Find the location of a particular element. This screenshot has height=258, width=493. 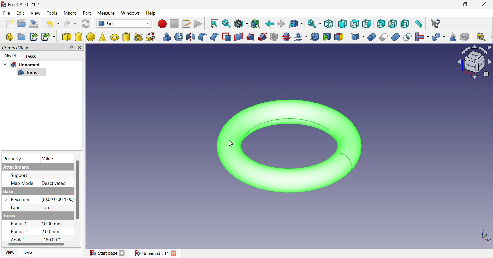

Radius2 is located at coordinates (19, 232).